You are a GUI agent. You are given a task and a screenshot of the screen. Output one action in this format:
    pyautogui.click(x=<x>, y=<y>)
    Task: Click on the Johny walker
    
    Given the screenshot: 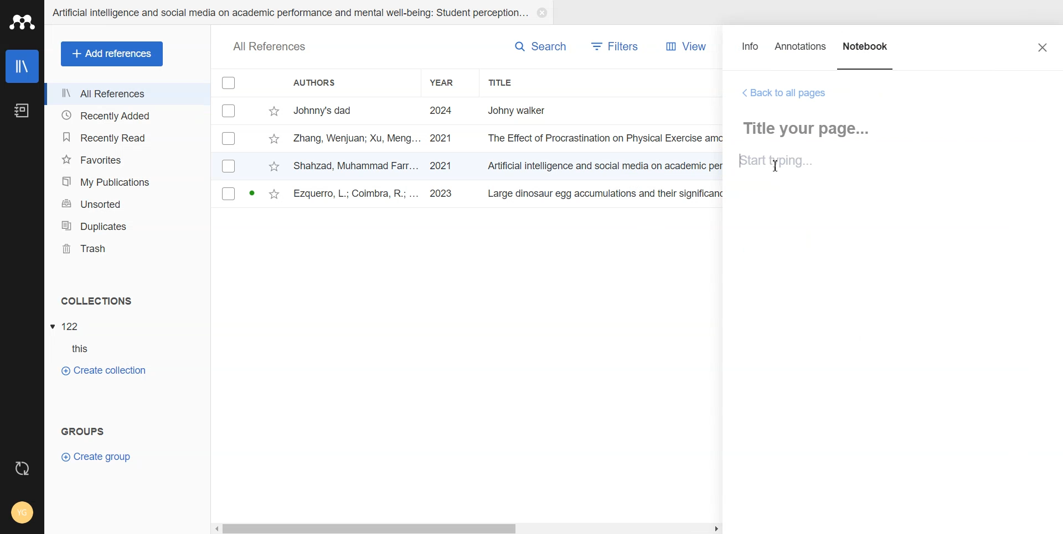 What is the action you would take?
    pyautogui.click(x=528, y=109)
    